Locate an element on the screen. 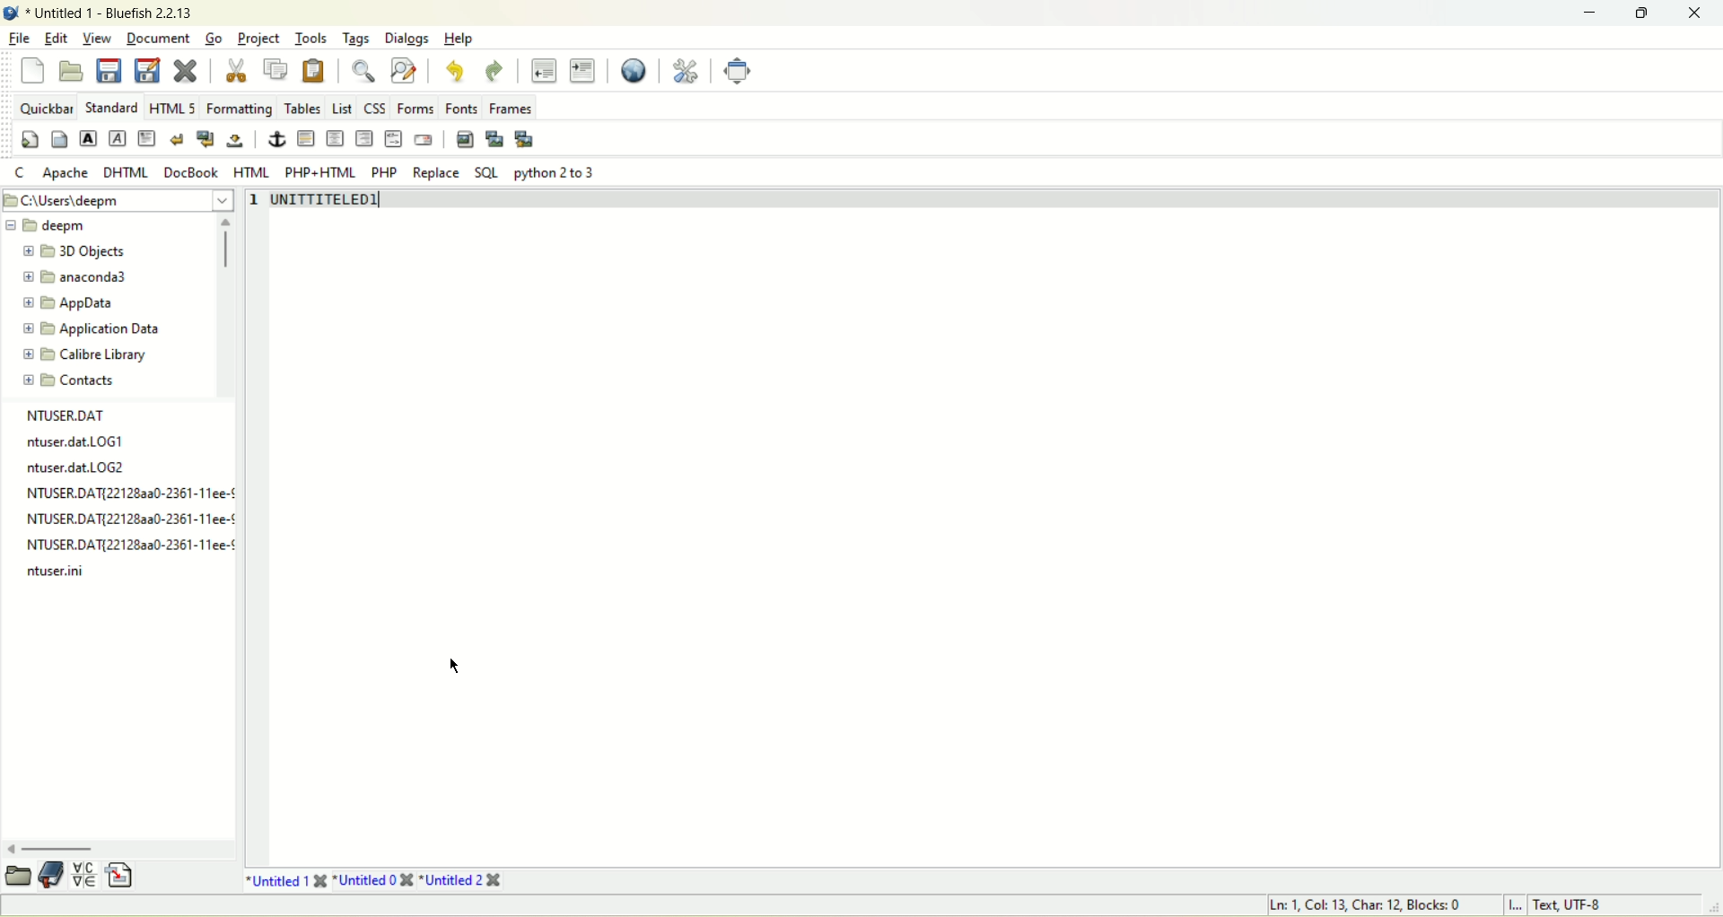  scroll bar is located at coordinates (226, 244).